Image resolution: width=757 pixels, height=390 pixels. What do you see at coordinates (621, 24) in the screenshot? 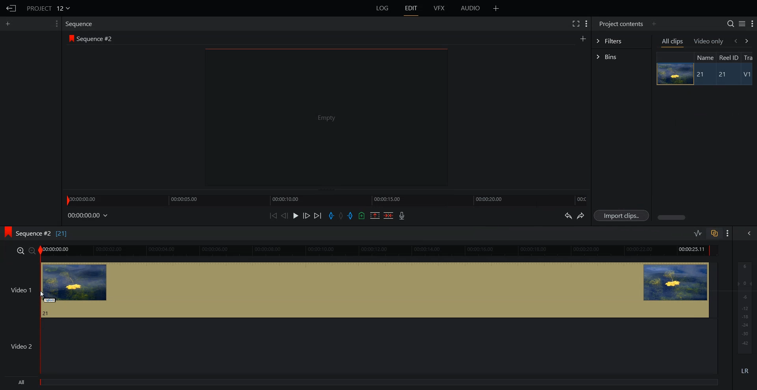
I see `Project contents` at bounding box center [621, 24].